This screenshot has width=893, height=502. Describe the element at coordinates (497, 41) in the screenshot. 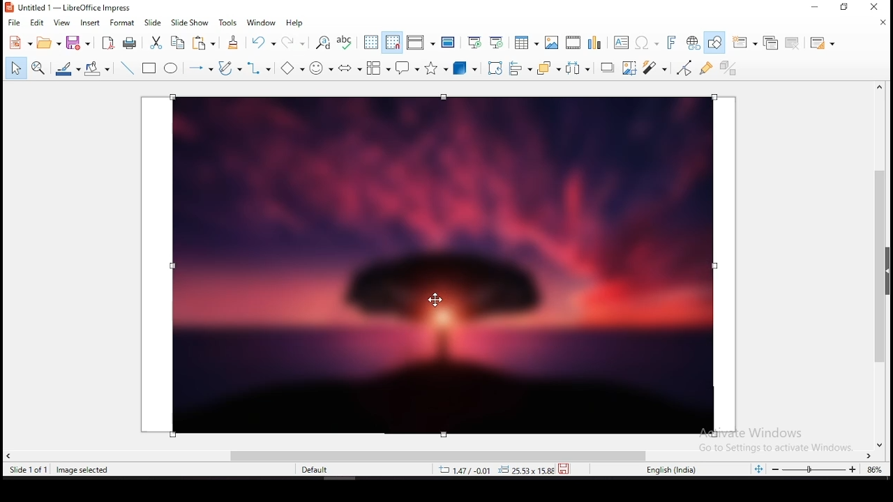

I see `start from current slide` at that location.